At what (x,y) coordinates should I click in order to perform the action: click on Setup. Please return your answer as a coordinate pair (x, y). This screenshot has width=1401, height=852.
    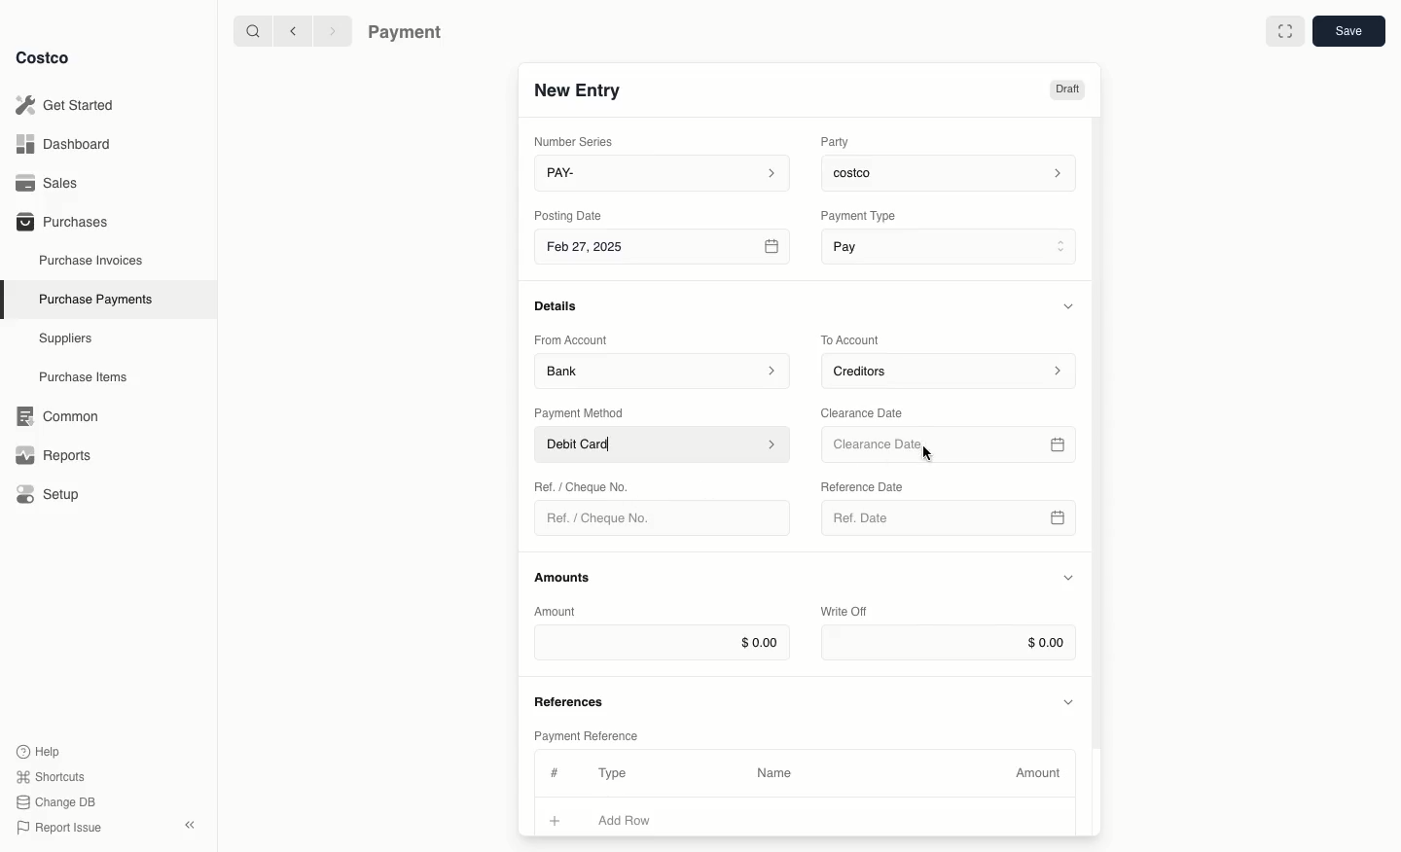
    Looking at the image, I should click on (54, 496).